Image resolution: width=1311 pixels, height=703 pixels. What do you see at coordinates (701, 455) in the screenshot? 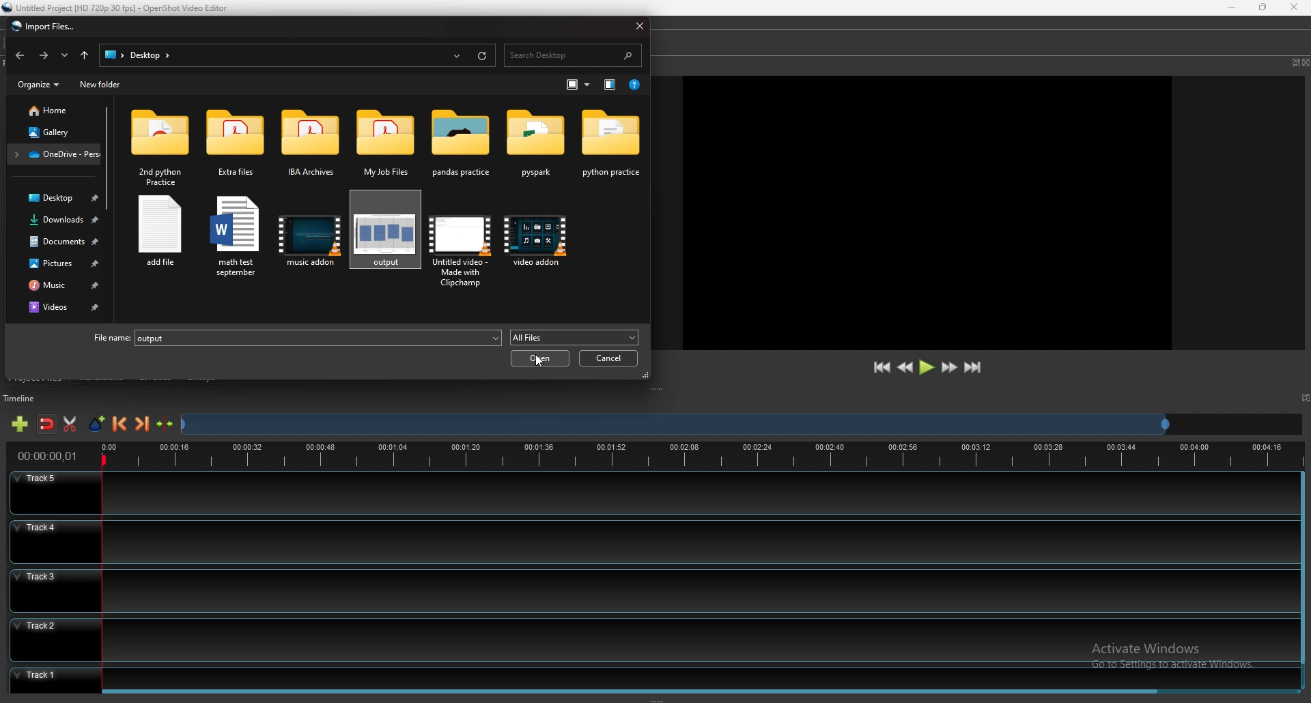
I see `time bar` at bounding box center [701, 455].